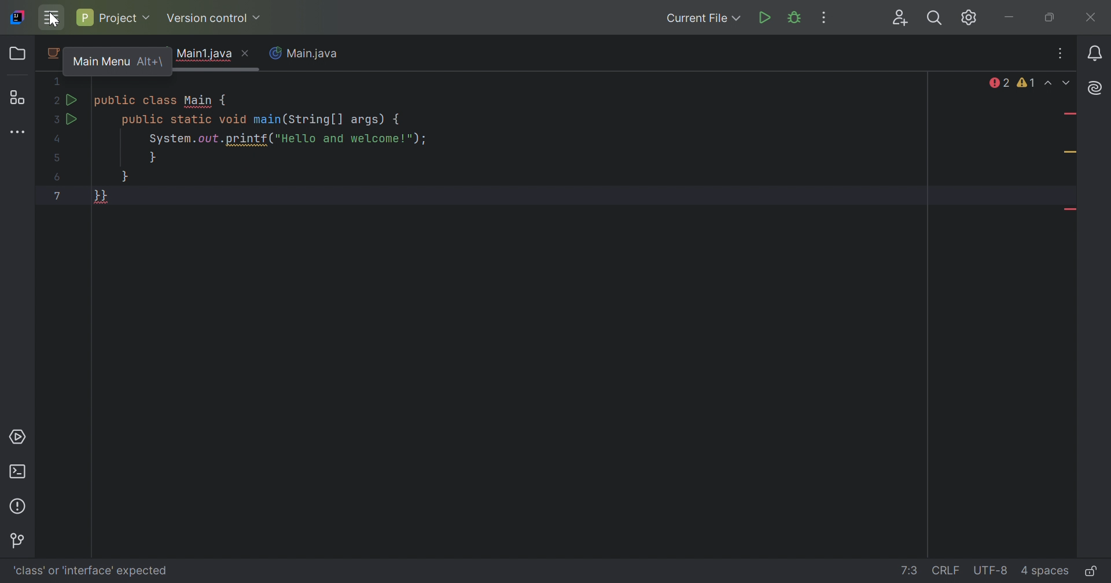 This screenshot has width=1111, height=583. I want to click on }}, so click(101, 197).